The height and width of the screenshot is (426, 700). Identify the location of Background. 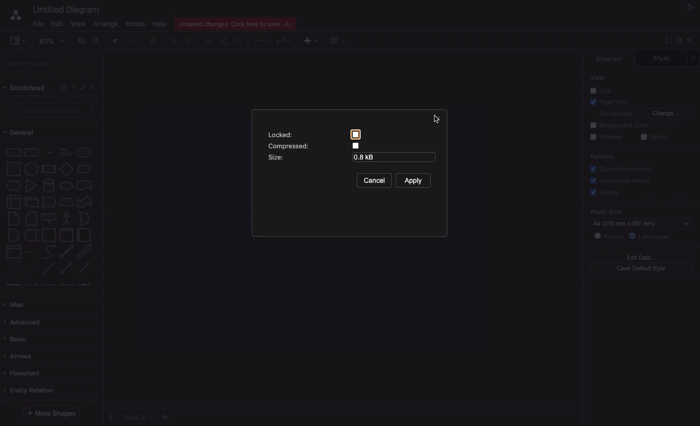
(615, 113).